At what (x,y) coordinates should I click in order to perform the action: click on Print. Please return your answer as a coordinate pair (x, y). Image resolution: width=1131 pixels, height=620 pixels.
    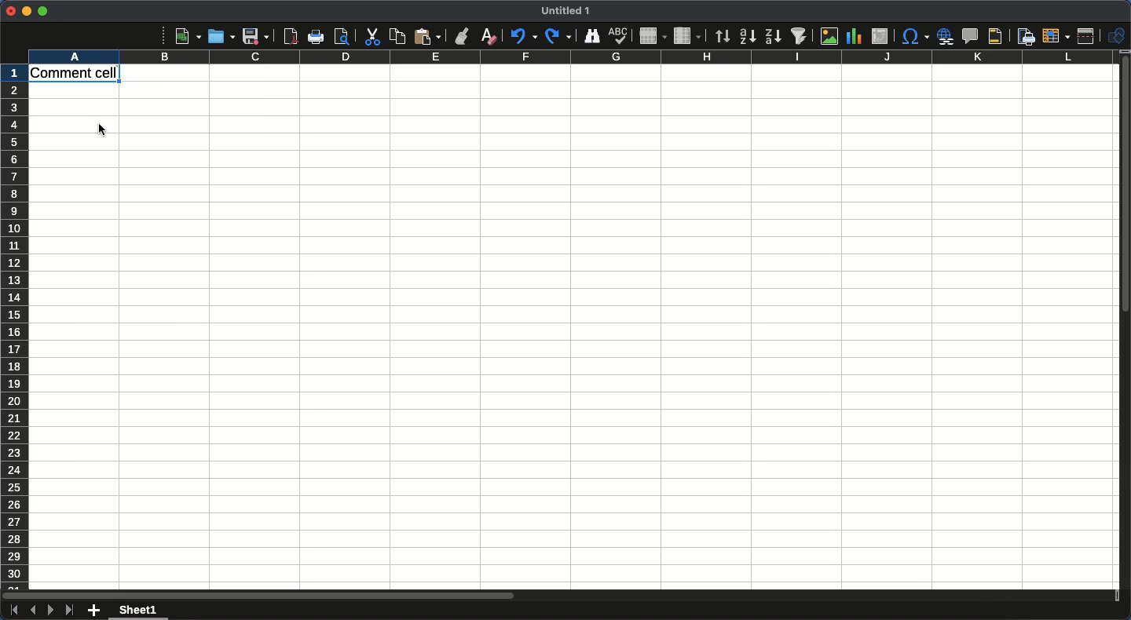
    Looking at the image, I should click on (316, 36).